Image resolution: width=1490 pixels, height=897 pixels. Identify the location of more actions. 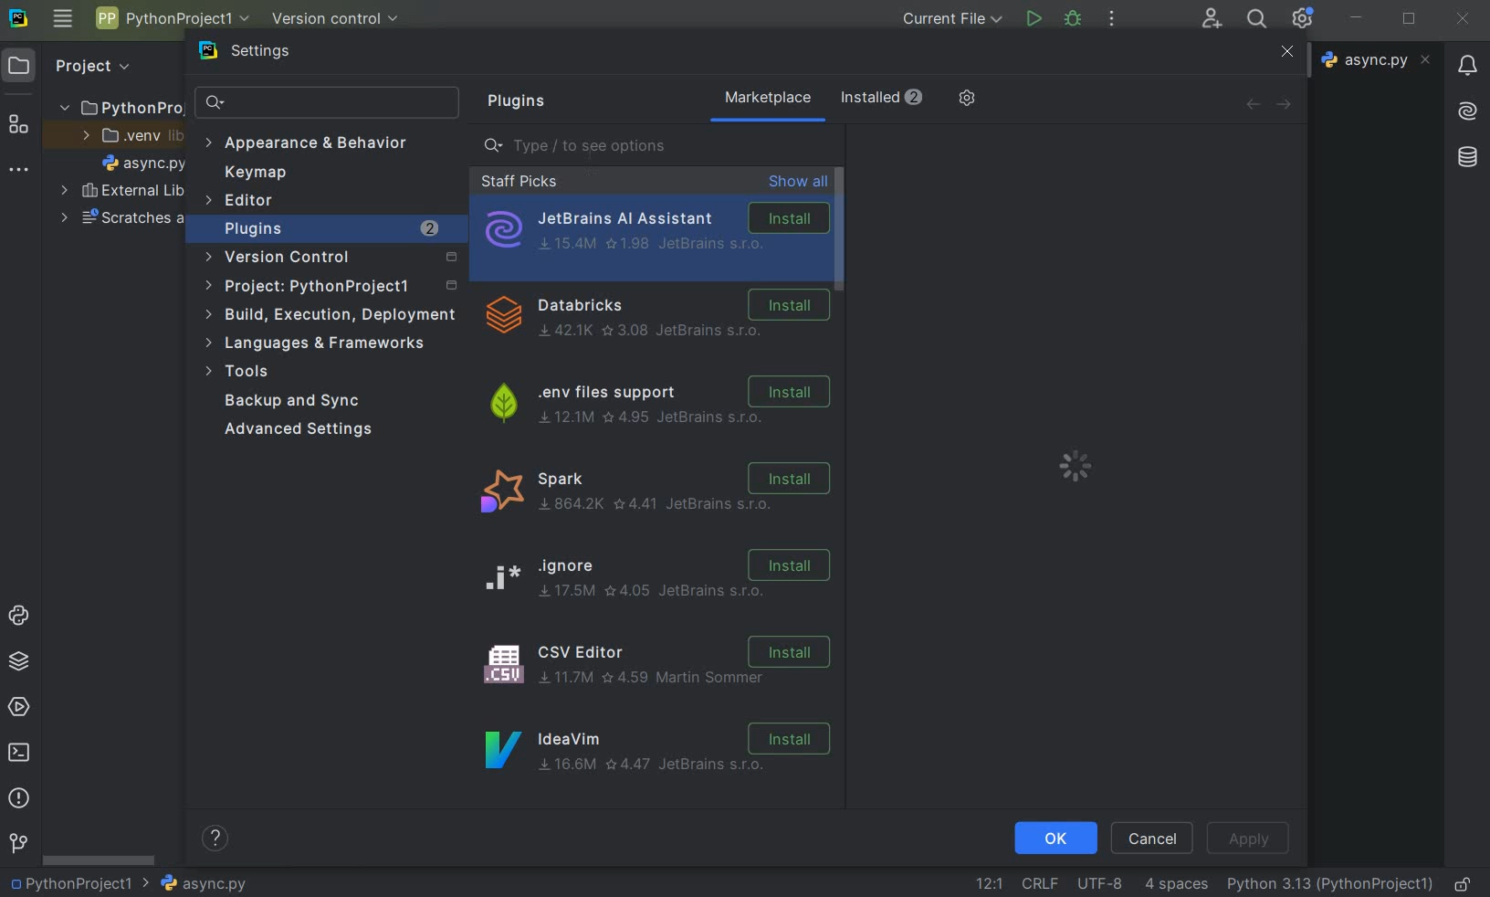
(1110, 20).